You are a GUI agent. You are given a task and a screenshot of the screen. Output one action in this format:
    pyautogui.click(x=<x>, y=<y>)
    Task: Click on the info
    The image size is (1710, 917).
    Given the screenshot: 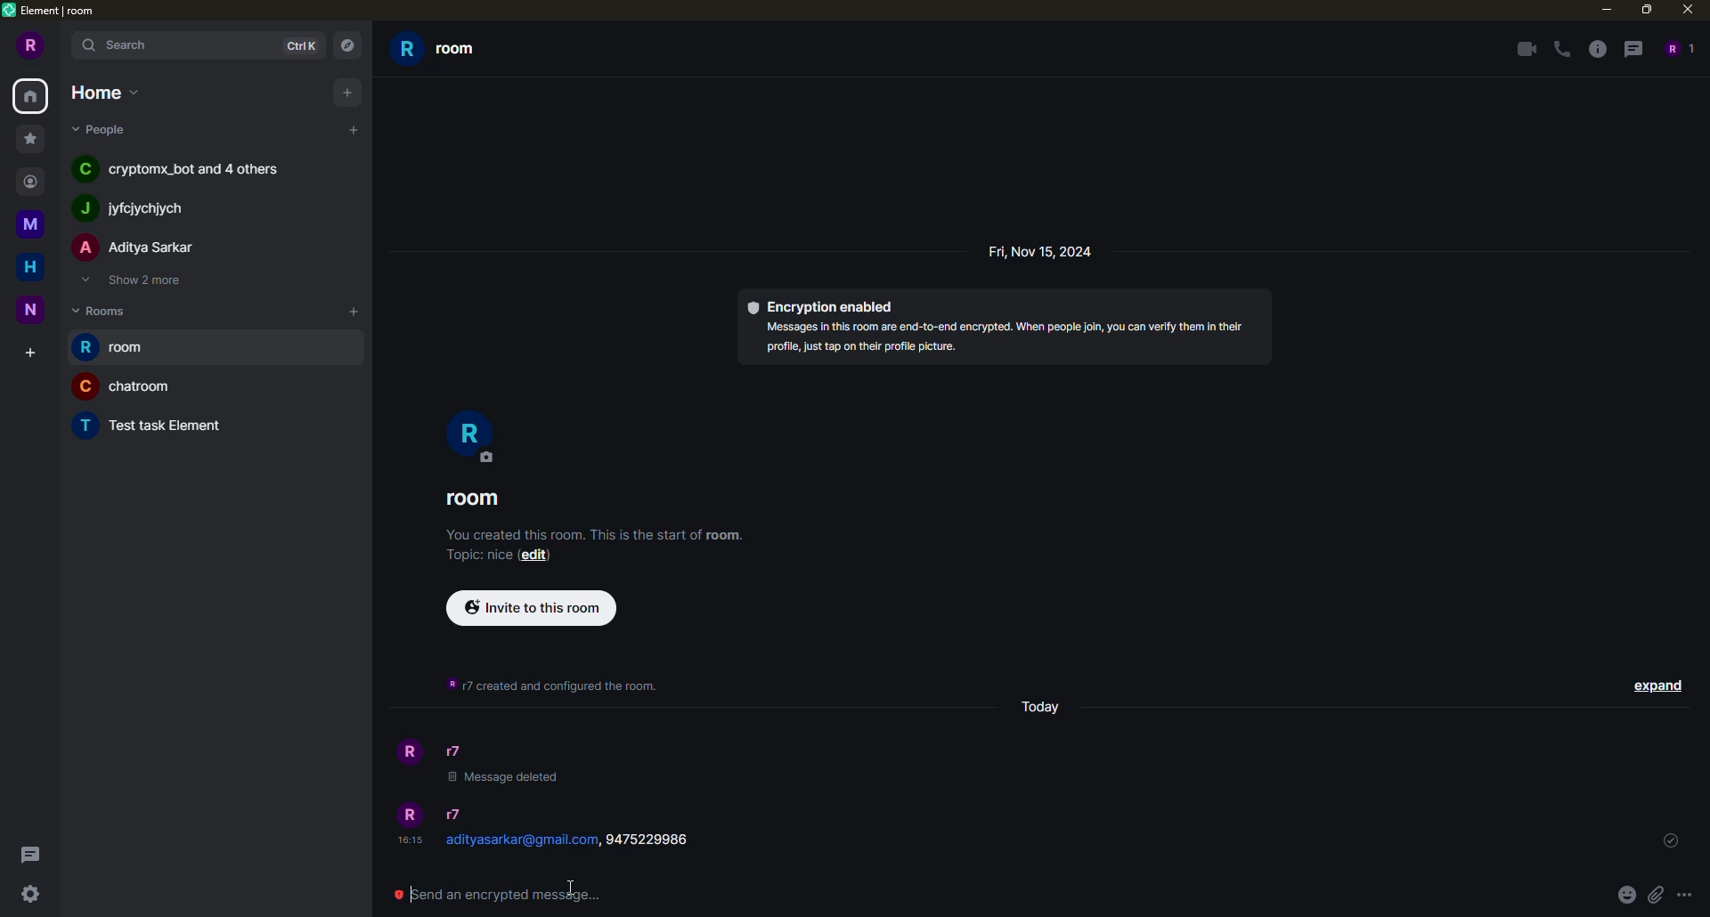 What is the action you would take?
    pyautogui.click(x=1594, y=48)
    